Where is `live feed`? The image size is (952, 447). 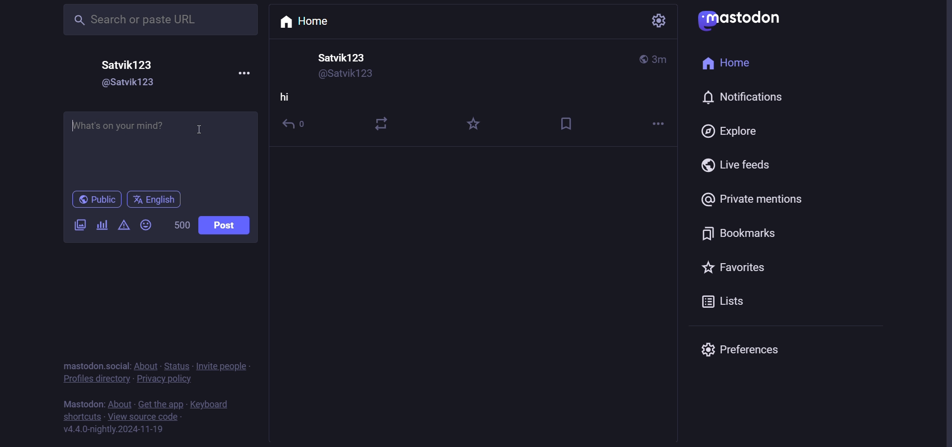 live feed is located at coordinates (736, 166).